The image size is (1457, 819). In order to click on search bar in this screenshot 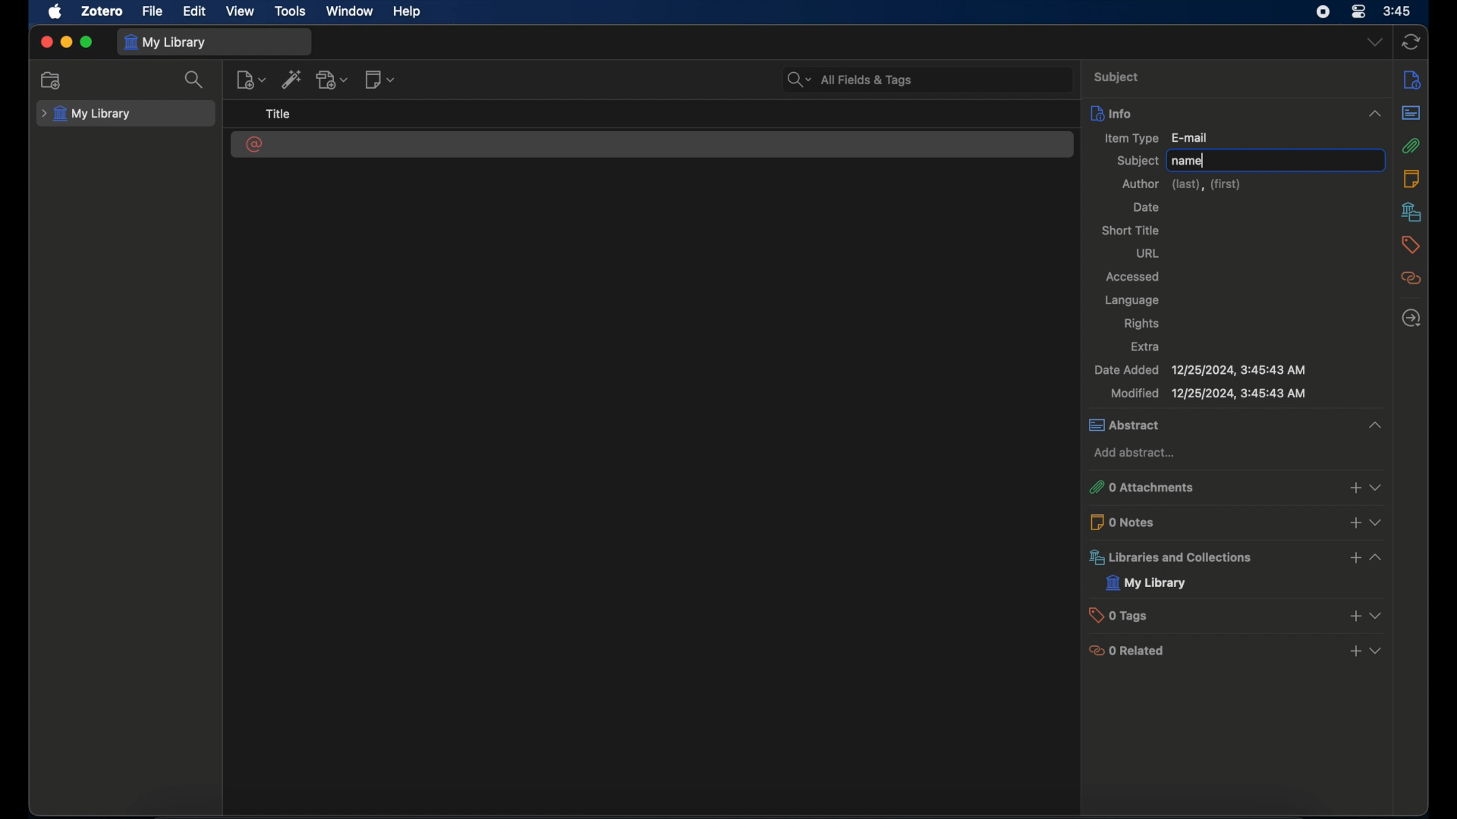, I will do `click(848, 79)`.